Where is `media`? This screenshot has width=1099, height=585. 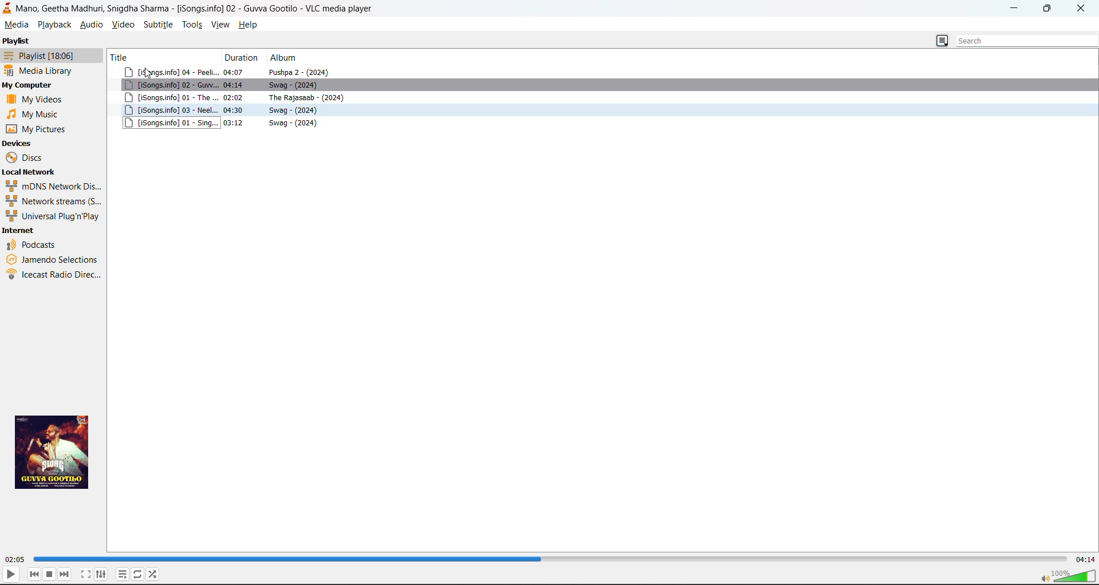
media is located at coordinates (16, 24).